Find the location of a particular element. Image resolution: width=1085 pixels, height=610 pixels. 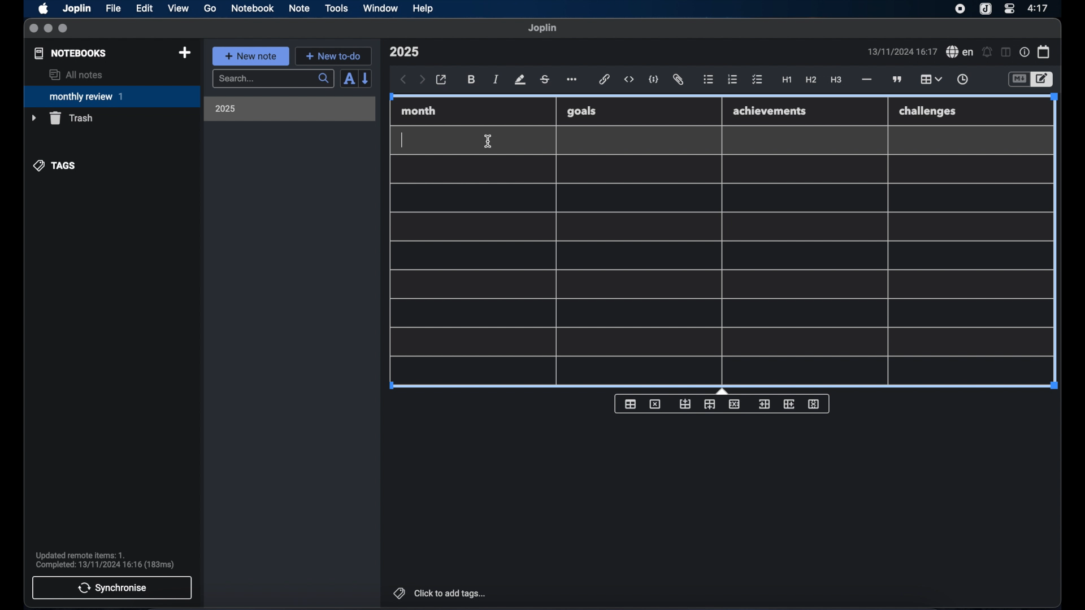

calendar is located at coordinates (1044, 51).